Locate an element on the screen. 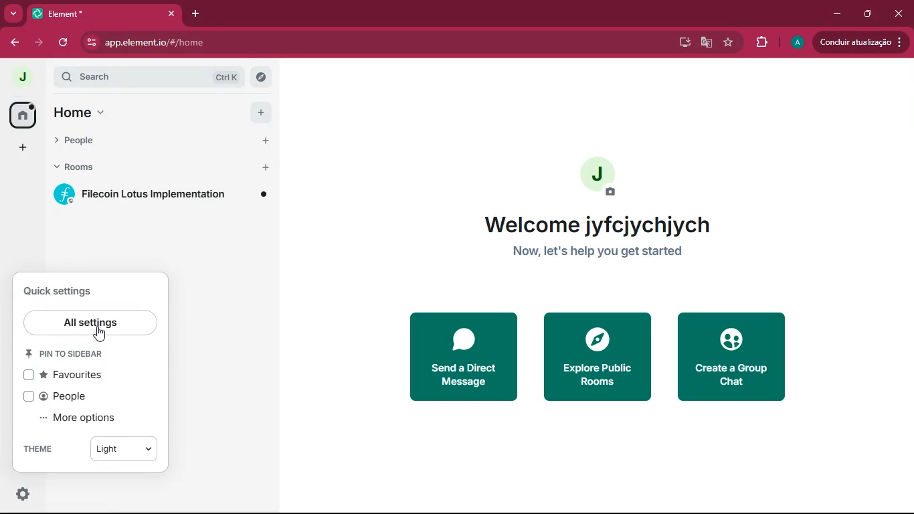 The image size is (914, 514). explore is located at coordinates (260, 78).